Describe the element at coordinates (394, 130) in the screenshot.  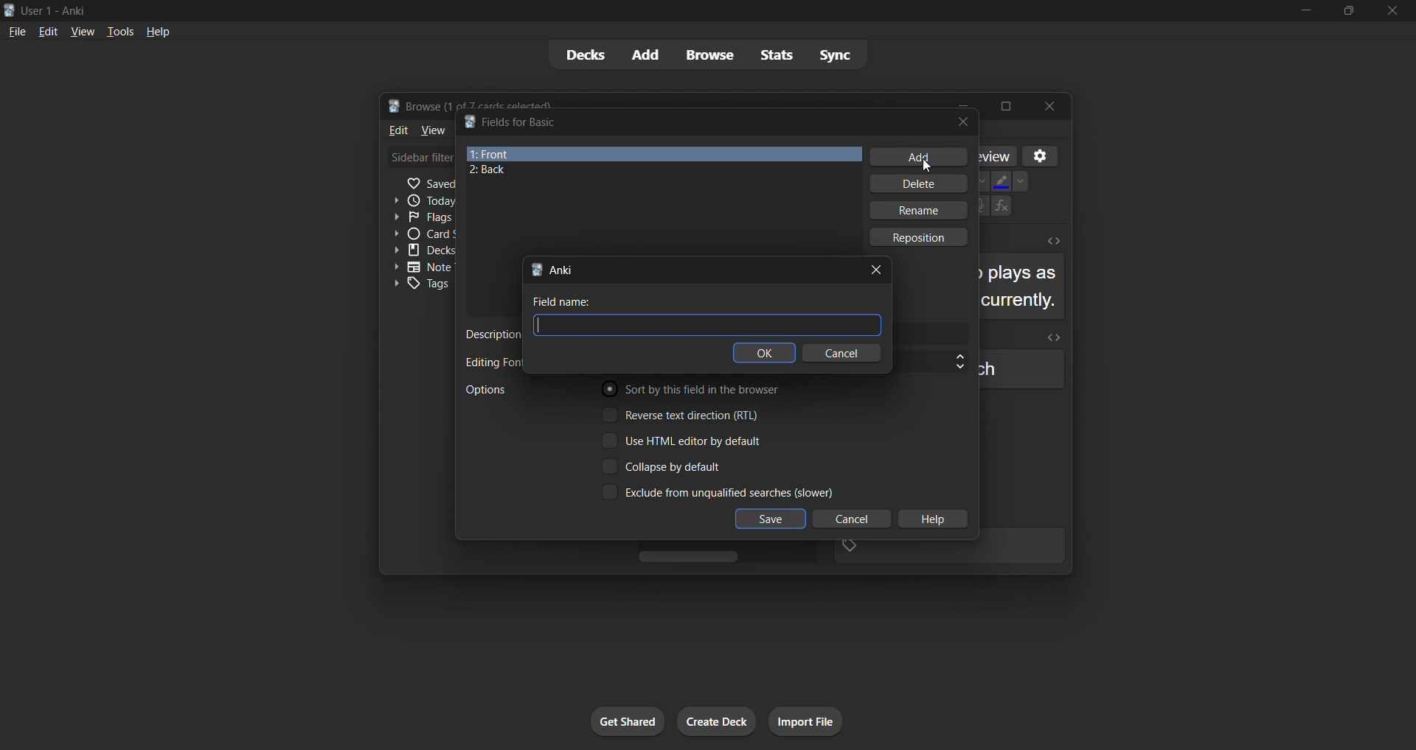
I see `Edit` at that location.